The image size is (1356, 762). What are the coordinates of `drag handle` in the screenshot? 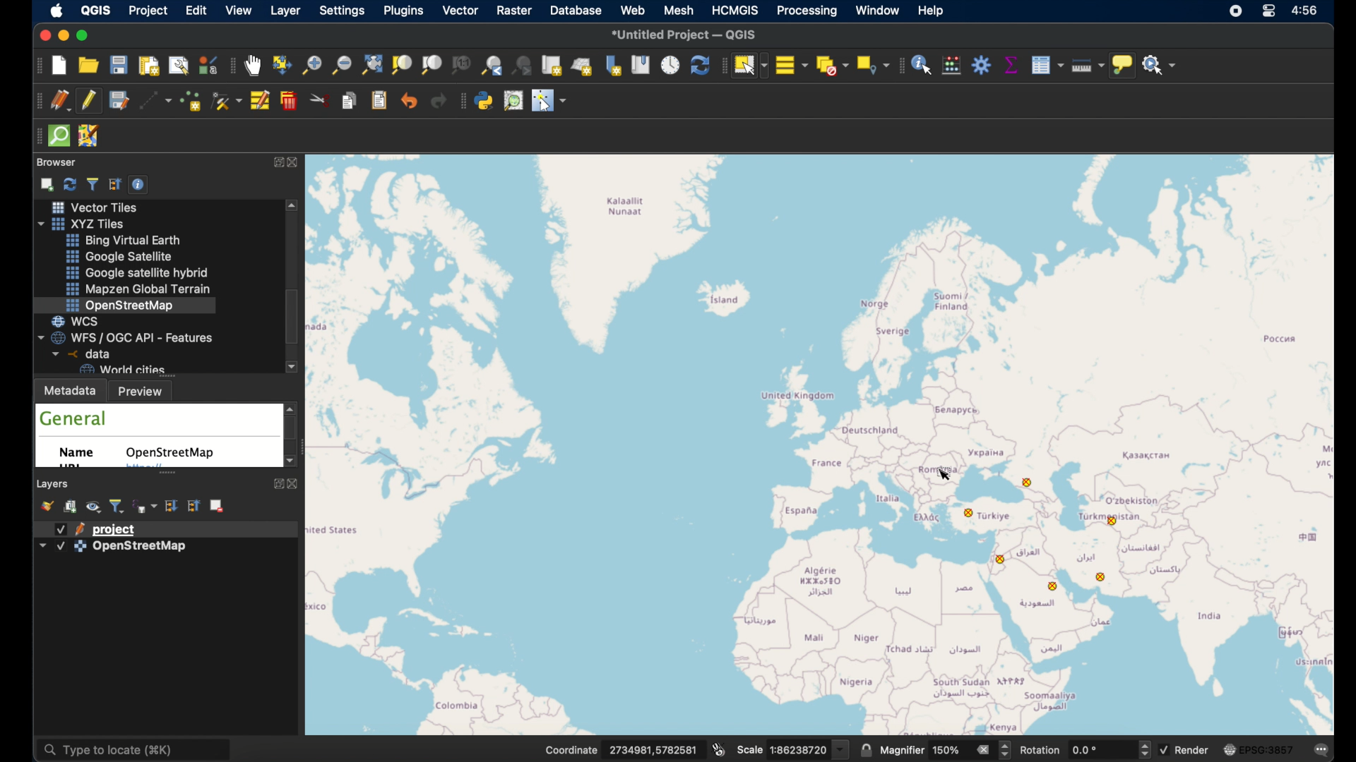 It's located at (36, 135).